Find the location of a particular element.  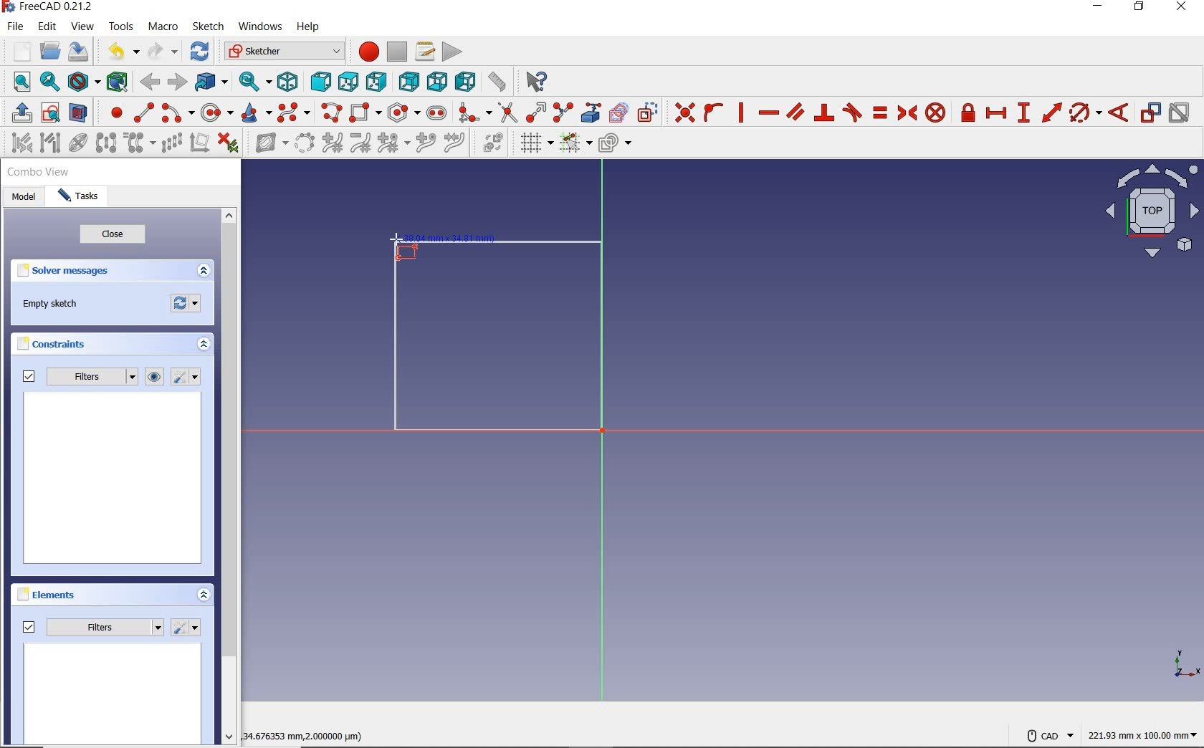

create point is located at coordinates (111, 112).